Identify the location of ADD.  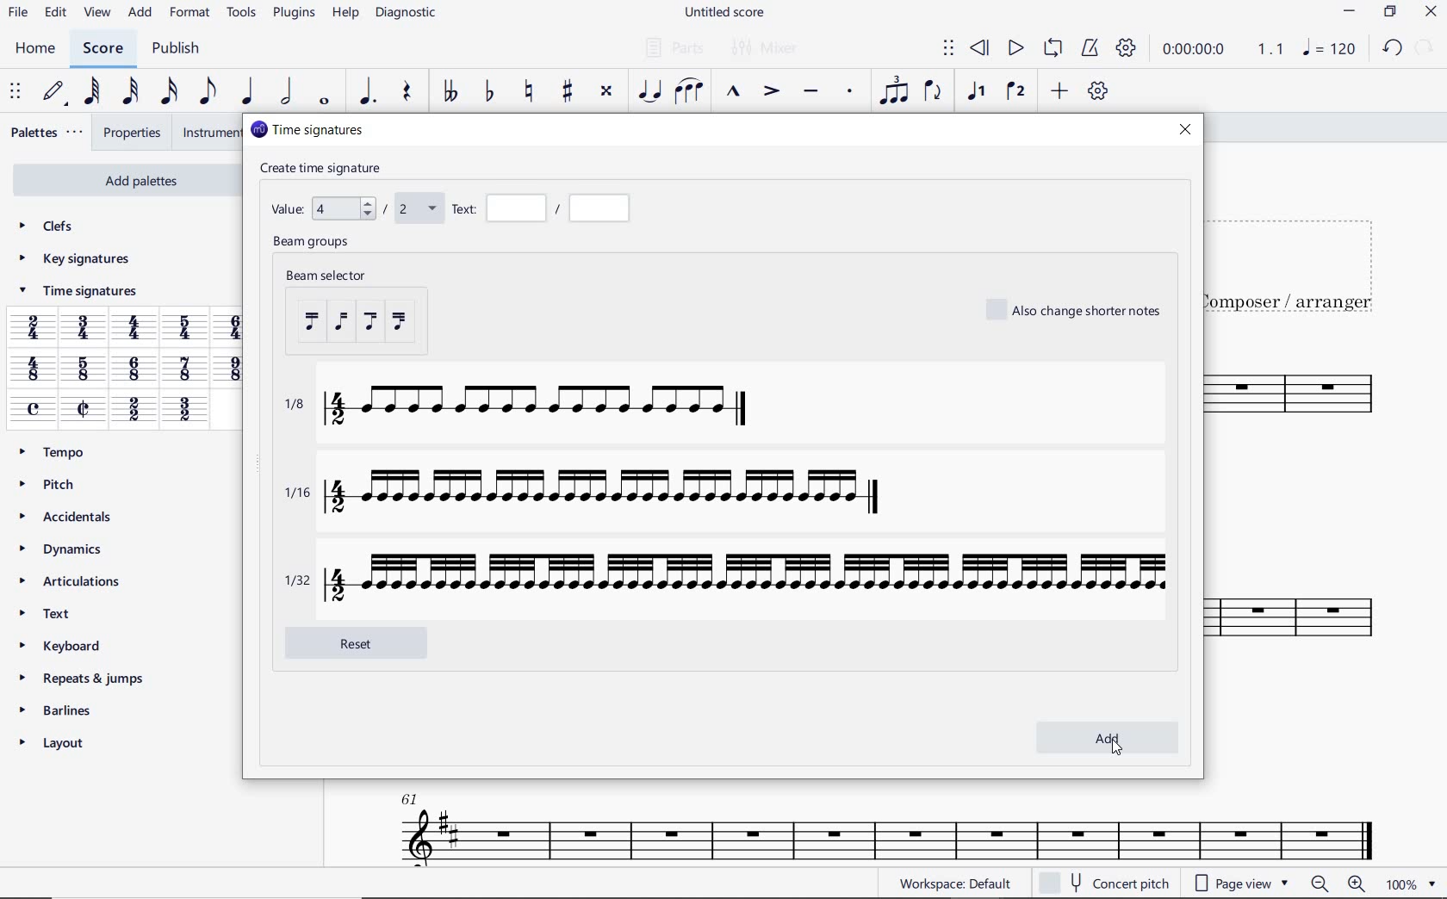
(1059, 90).